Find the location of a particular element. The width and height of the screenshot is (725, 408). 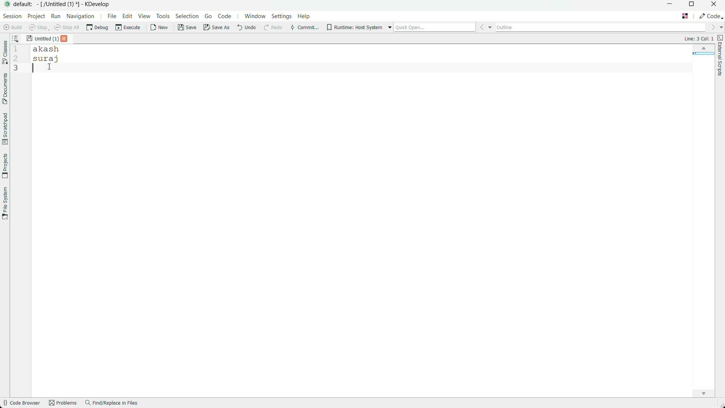

commit is located at coordinates (304, 28).